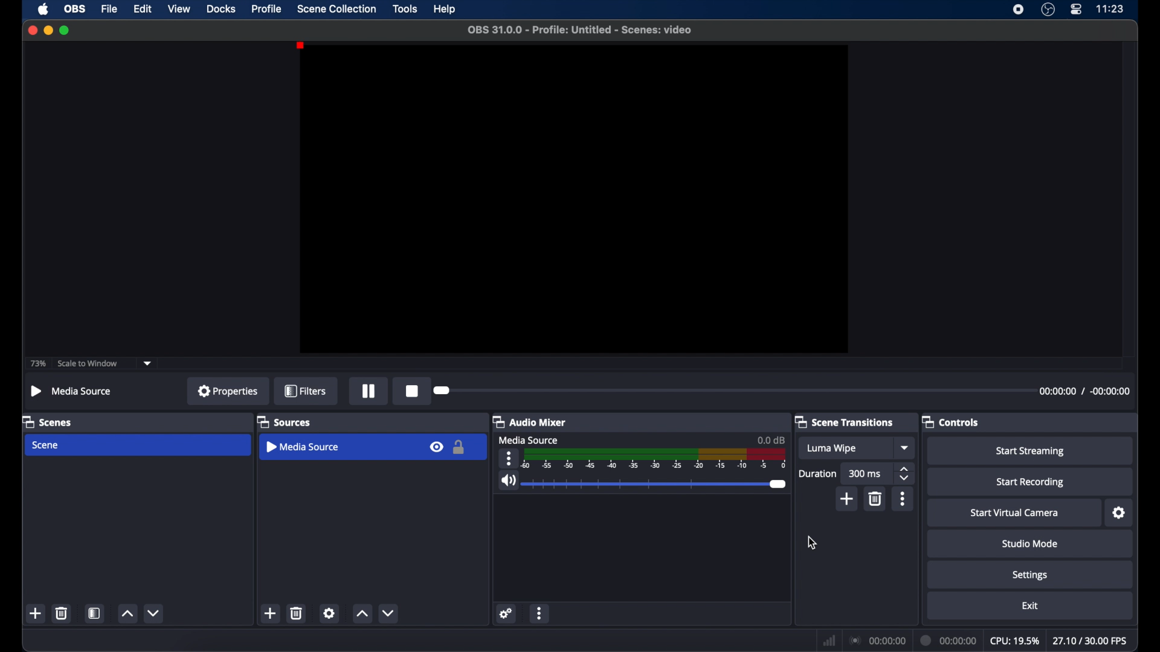  What do you see at coordinates (1031, 482) in the screenshot?
I see `start recording` at bounding box center [1031, 482].